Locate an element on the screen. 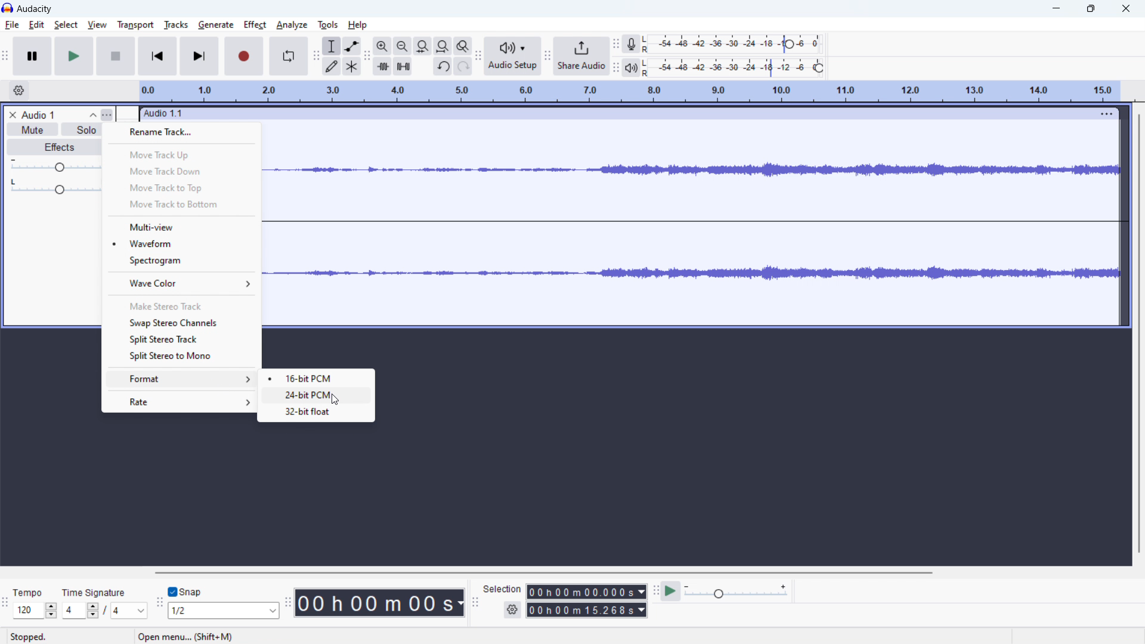 This screenshot has width=1145, height=644. move track to top is located at coordinates (181, 187).